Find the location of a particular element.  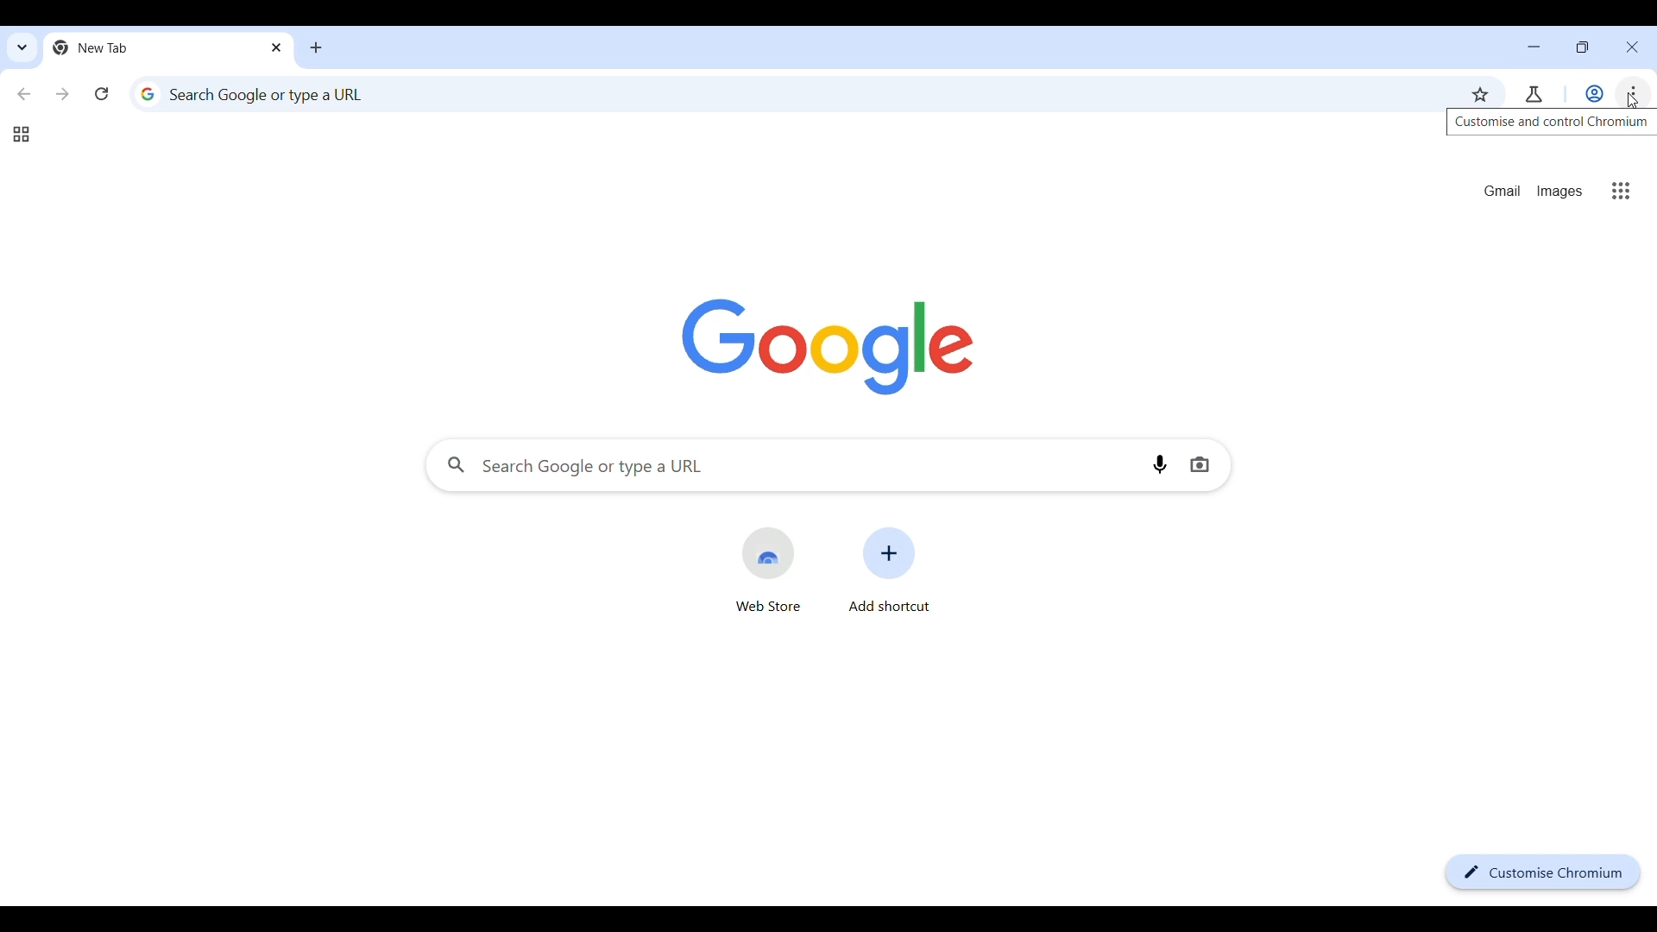

Add shortcut is located at coordinates (889, 570).